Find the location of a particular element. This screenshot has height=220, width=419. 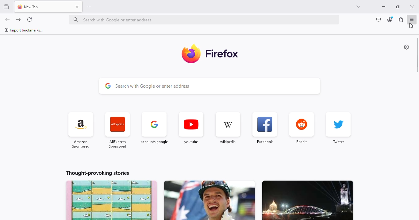

search is located at coordinates (204, 19).